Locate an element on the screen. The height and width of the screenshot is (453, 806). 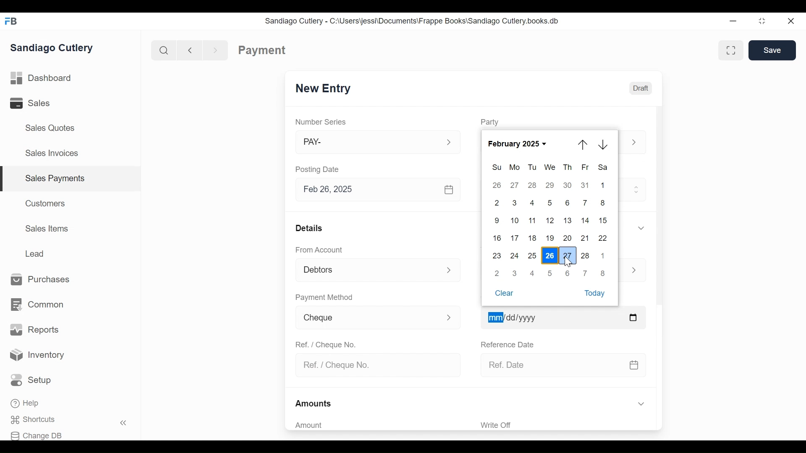
4 is located at coordinates (533, 203).